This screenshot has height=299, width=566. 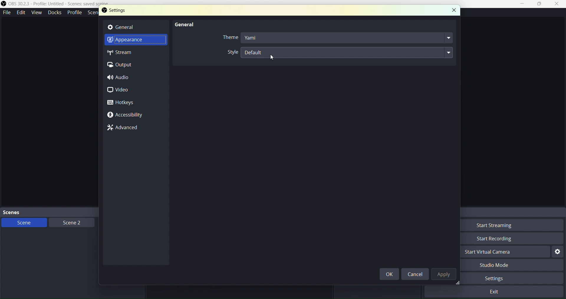 I want to click on Settings, so click(x=503, y=279).